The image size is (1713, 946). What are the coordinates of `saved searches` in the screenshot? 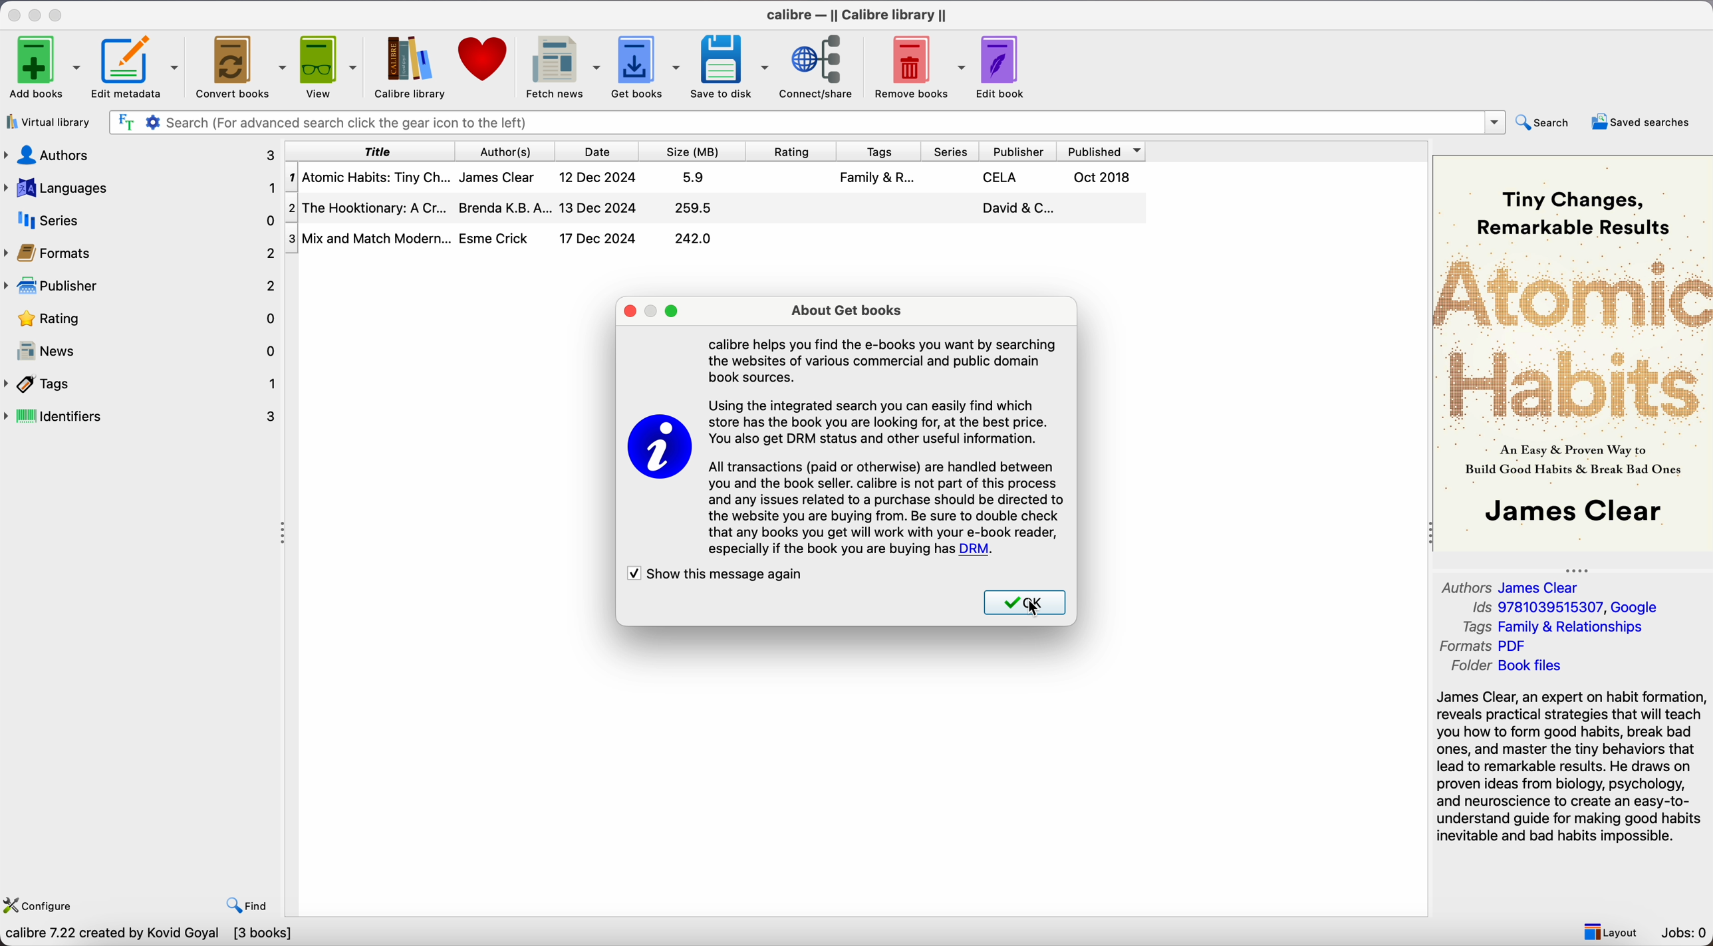 It's located at (1641, 120).